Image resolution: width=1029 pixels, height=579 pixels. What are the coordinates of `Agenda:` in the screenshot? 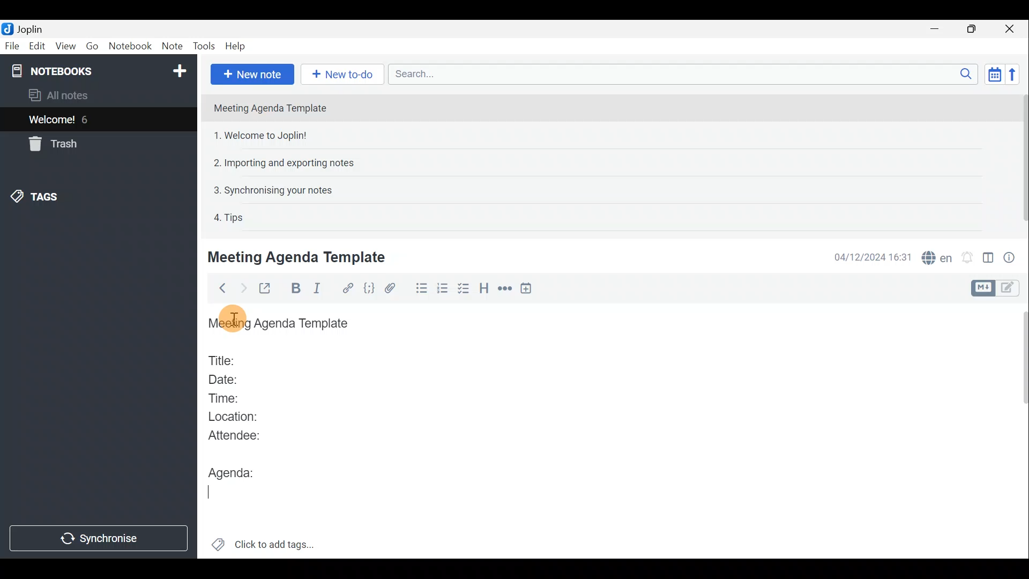 It's located at (233, 470).